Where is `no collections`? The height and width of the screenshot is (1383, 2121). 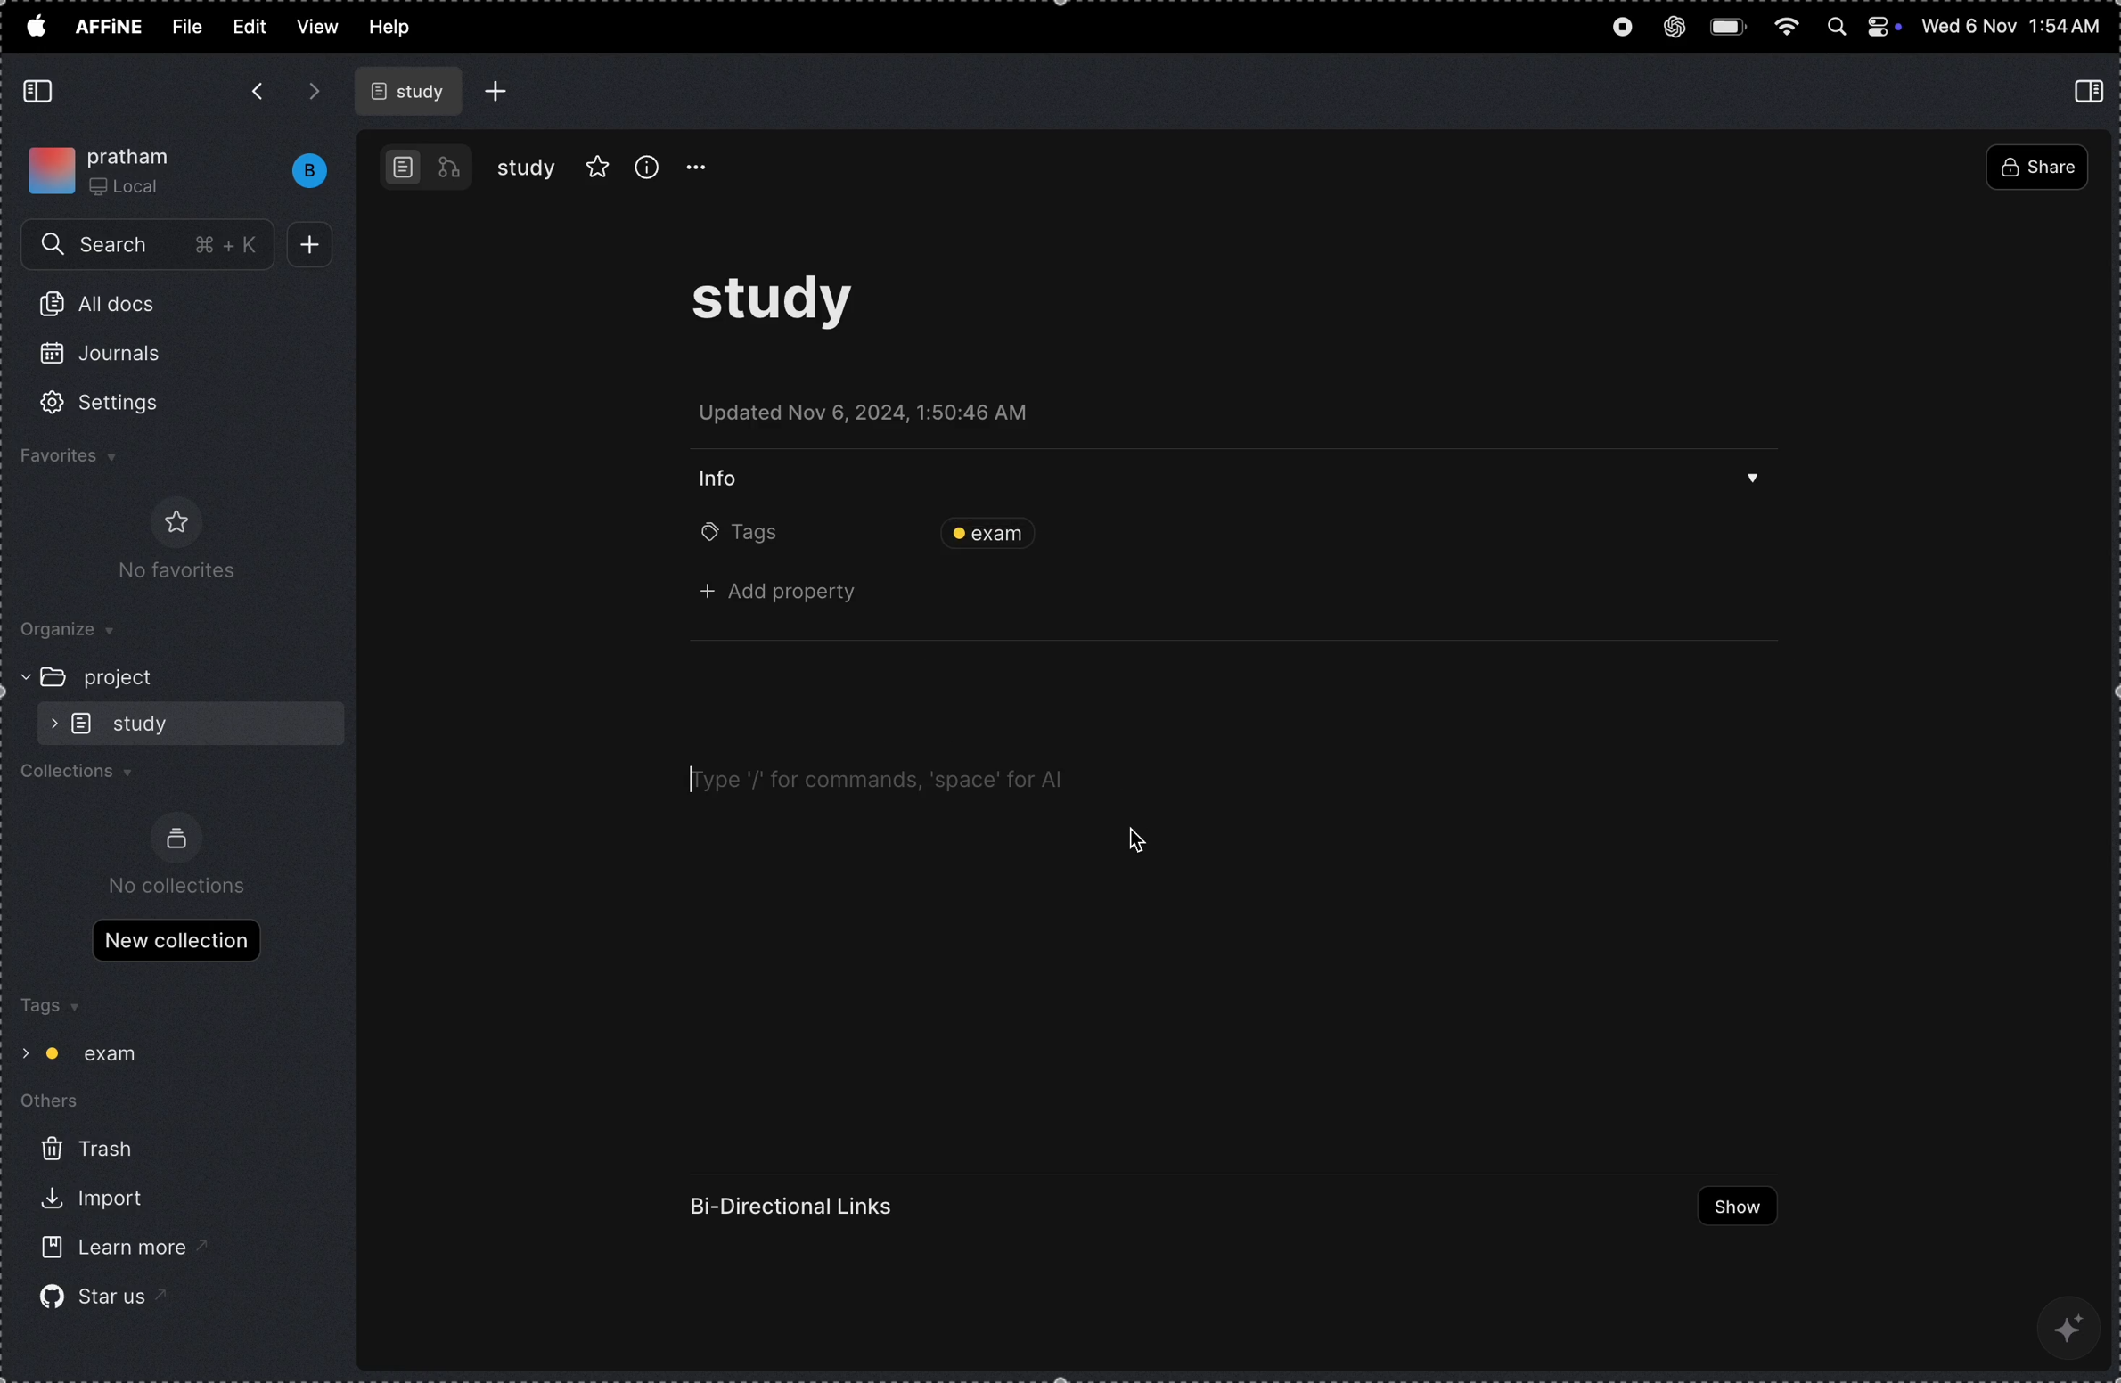
no collections is located at coordinates (179, 886).